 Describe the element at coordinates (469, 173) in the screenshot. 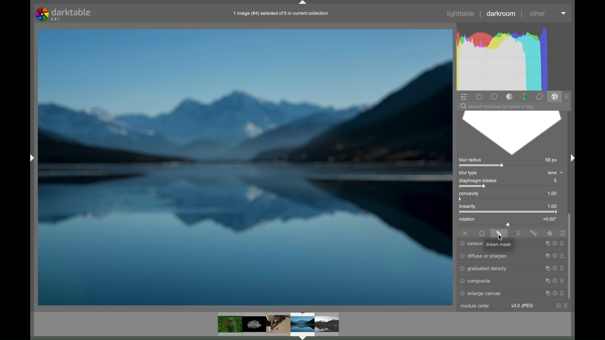

I see `blur type` at that location.